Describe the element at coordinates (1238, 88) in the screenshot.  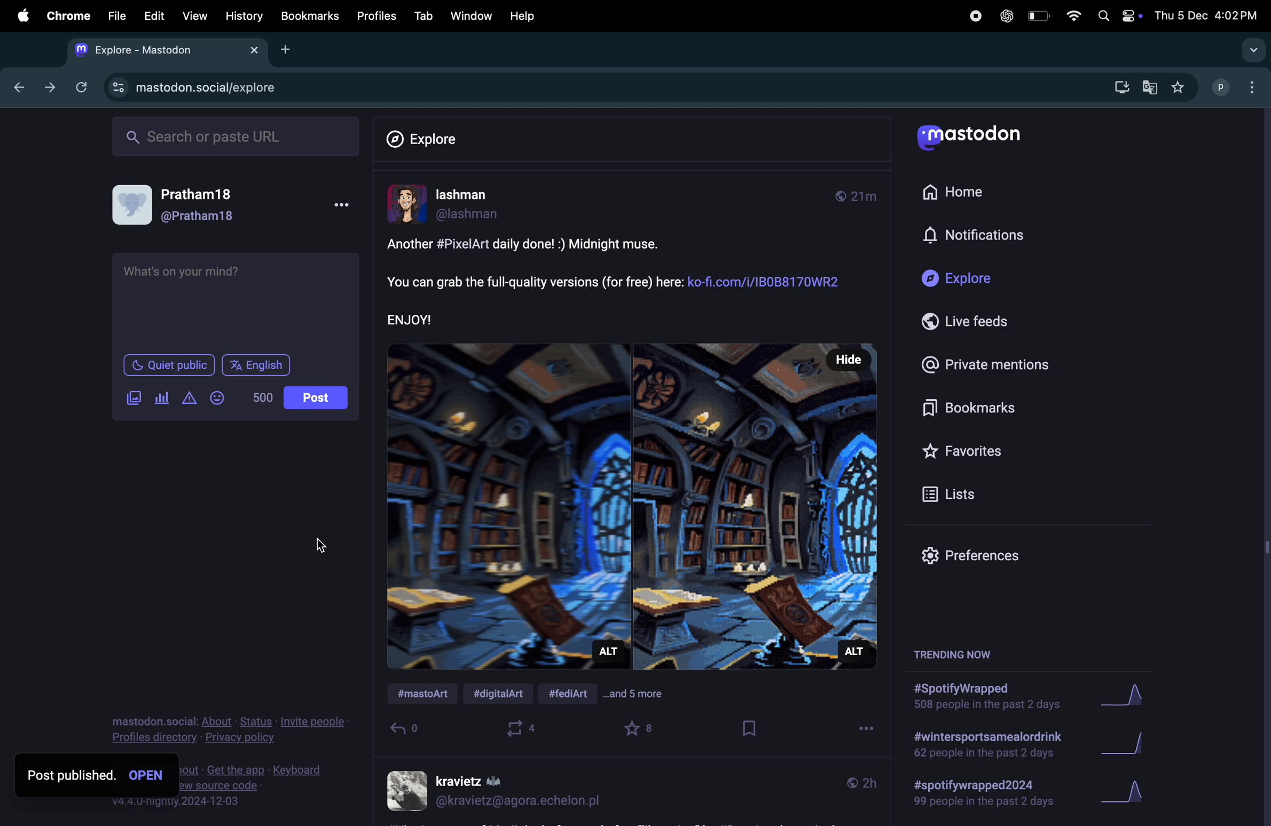
I see `profile ` at that location.